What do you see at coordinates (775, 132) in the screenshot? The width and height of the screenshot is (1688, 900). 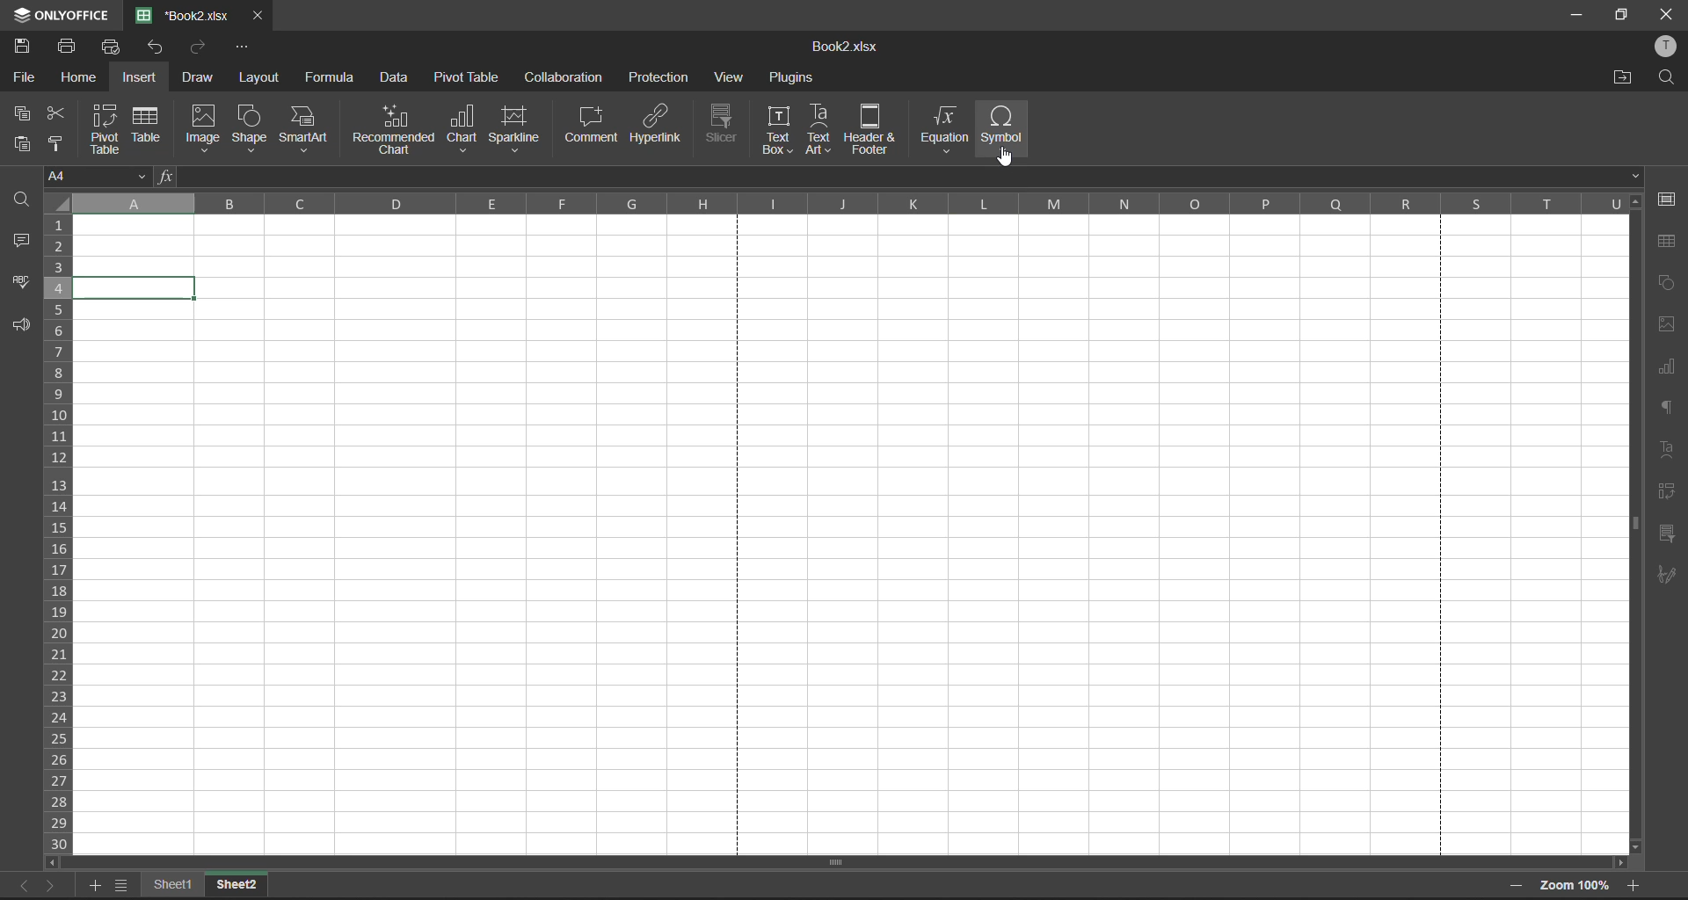 I see `text box` at bounding box center [775, 132].